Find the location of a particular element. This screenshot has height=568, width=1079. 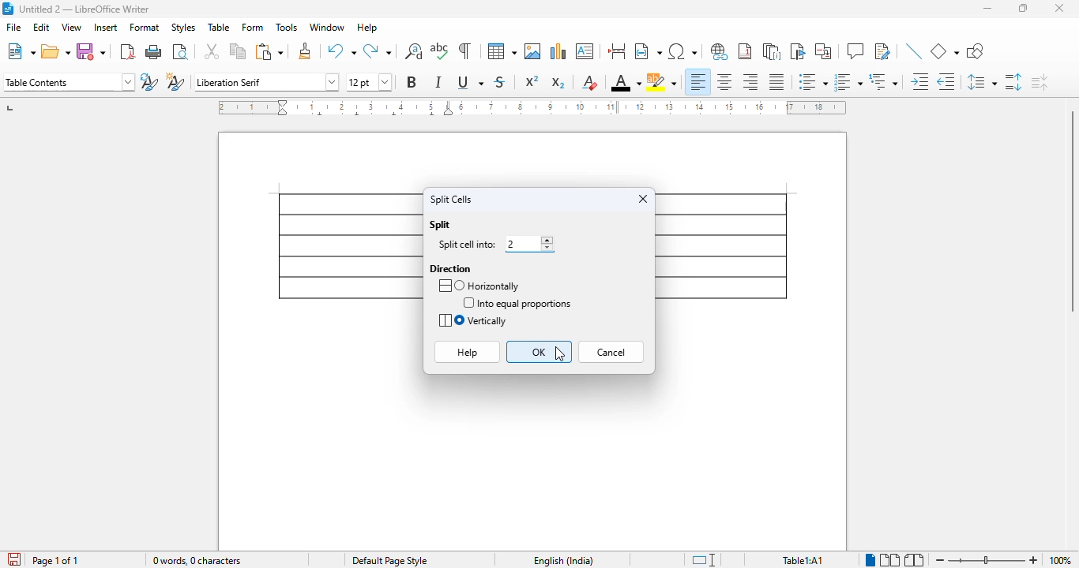

insert endnote is located at coordinates (773, 51).